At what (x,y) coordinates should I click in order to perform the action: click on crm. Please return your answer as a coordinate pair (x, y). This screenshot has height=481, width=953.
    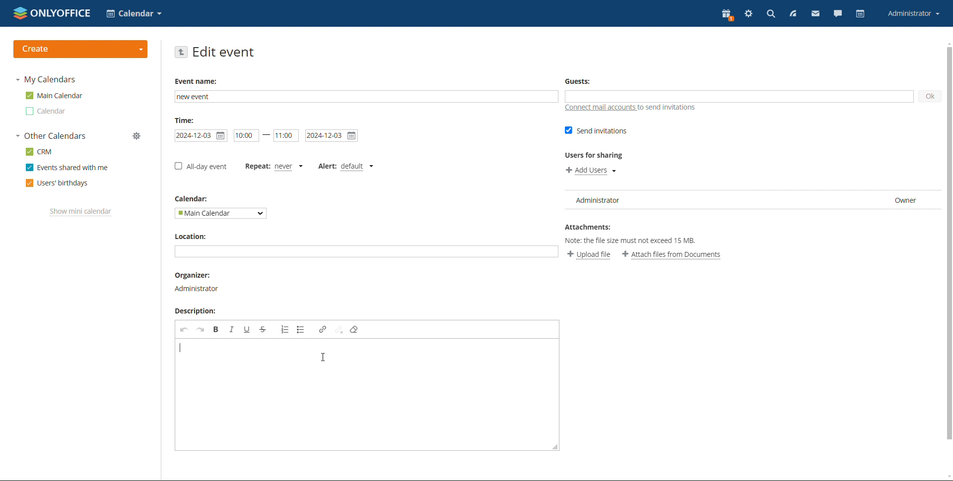
    Looking at the image, I should click on (39, 151).